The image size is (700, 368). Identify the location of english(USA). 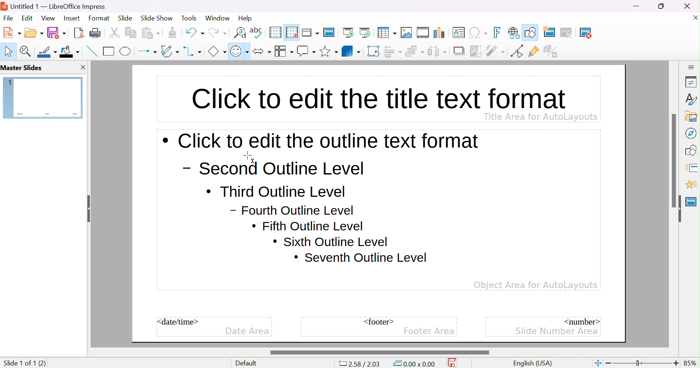
(533, 363).